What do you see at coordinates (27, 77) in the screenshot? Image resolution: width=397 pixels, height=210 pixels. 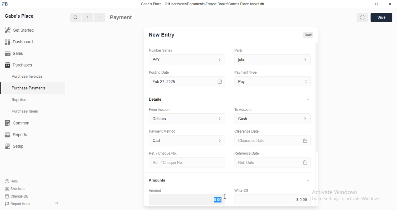 I see `Purchase Invoices` at bounding box center [27, 77].